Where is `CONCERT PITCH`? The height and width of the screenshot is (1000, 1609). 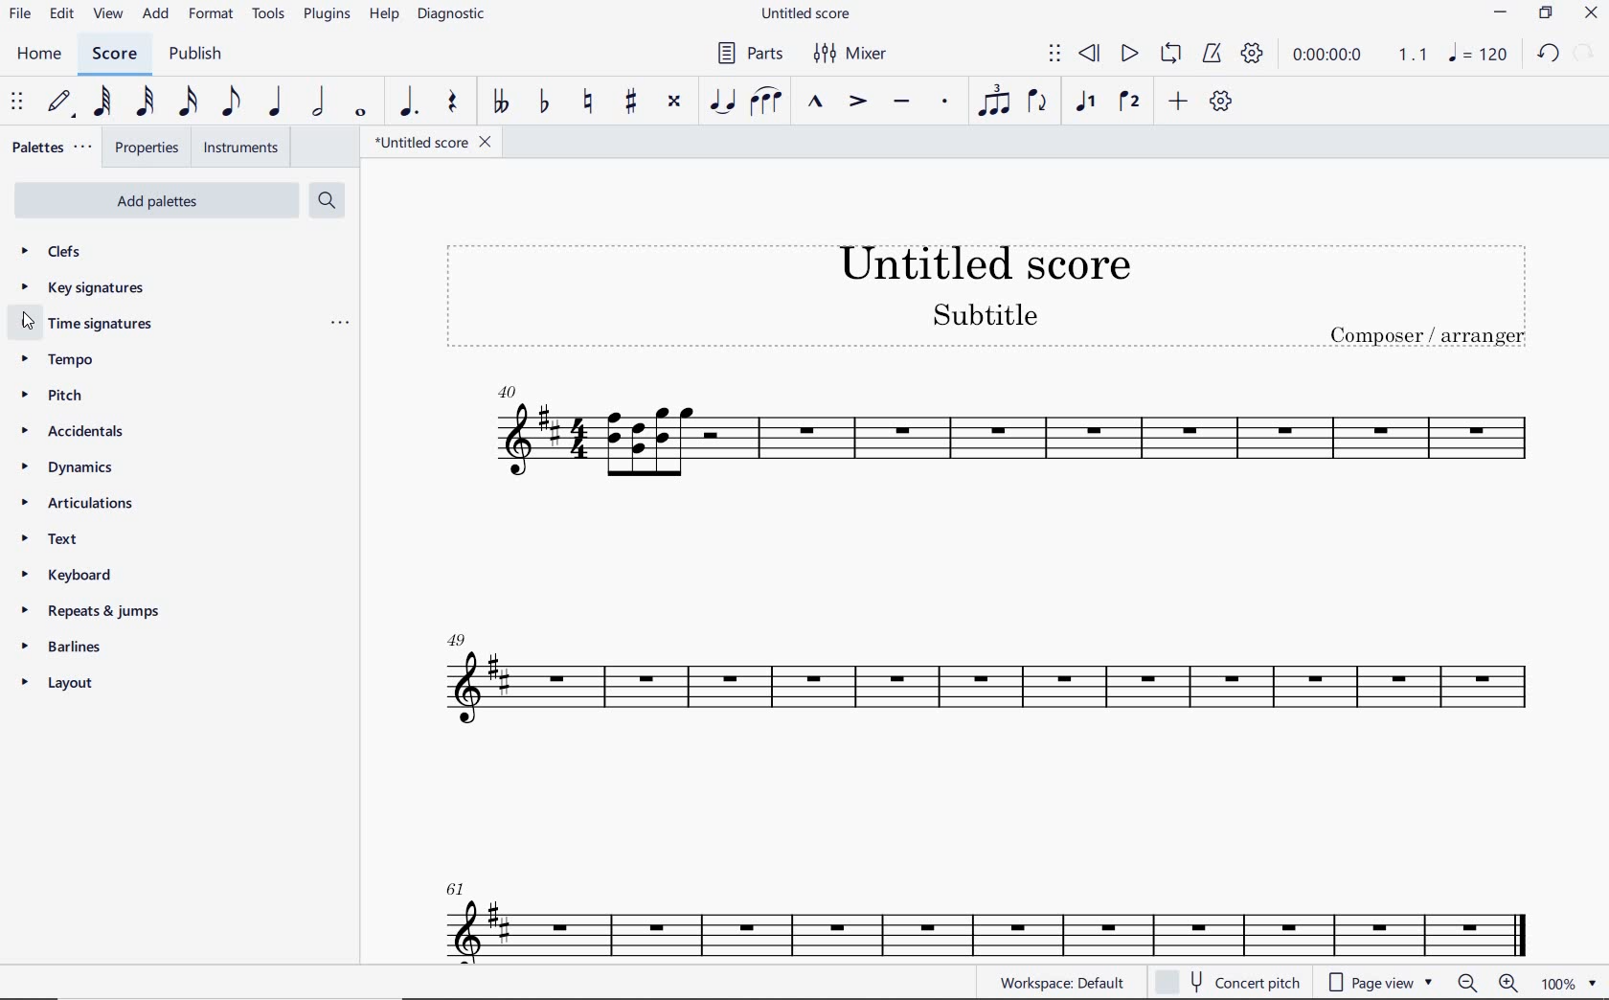 CONCERT PITCH is located at coordinates (1227, 980).